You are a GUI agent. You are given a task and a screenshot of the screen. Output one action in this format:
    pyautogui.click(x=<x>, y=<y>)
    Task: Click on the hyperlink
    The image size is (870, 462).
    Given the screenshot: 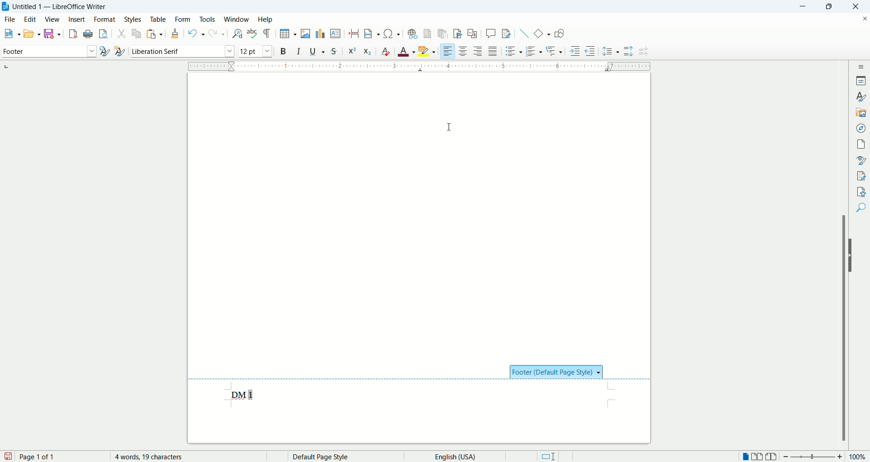 What is the action you would take?
    pyautogui.click(x=412, y=34)
    